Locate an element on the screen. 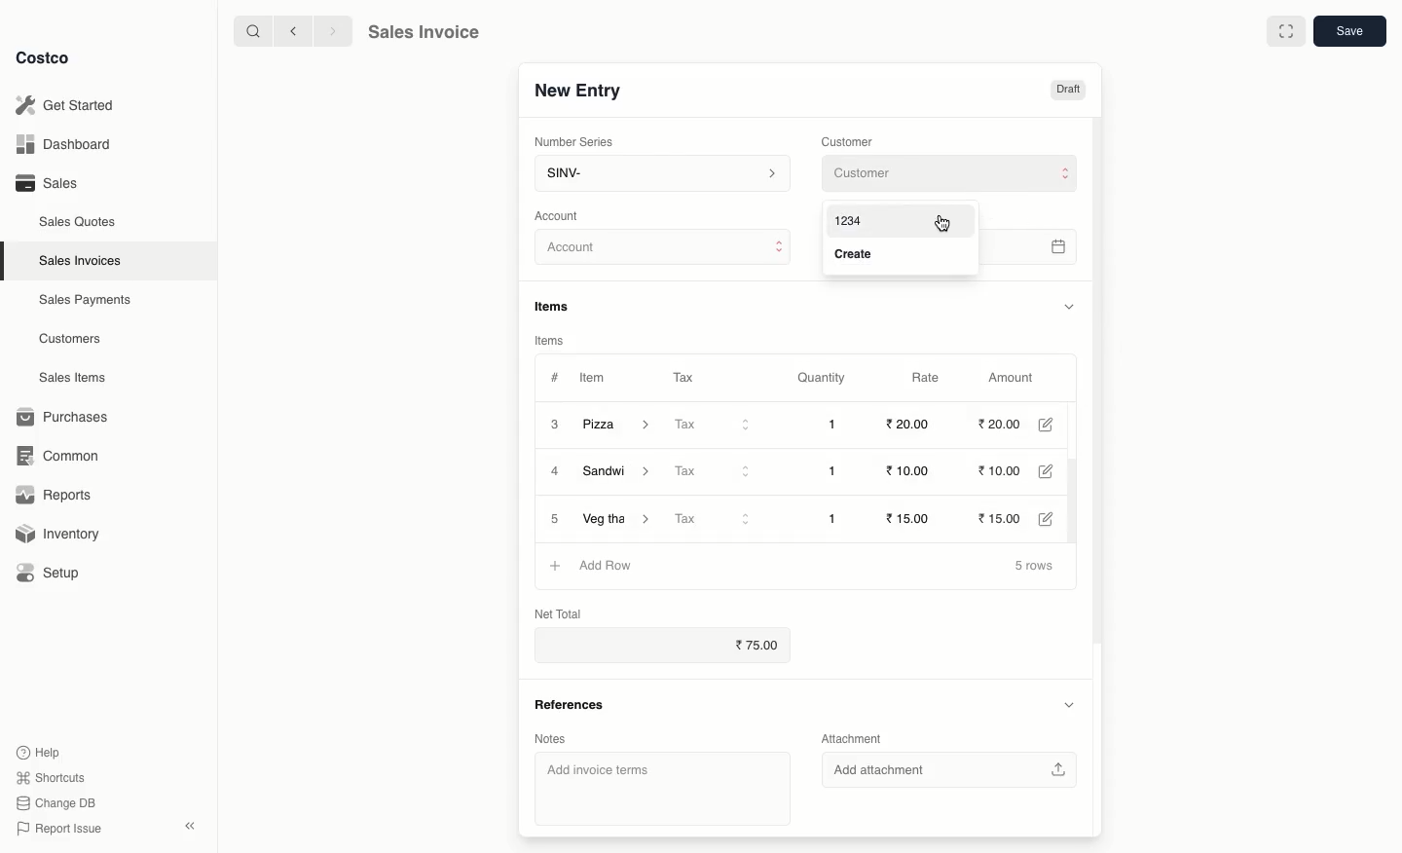 This screenshot has width=1402, height=853. SINV- is located at coordinates (661, 175).